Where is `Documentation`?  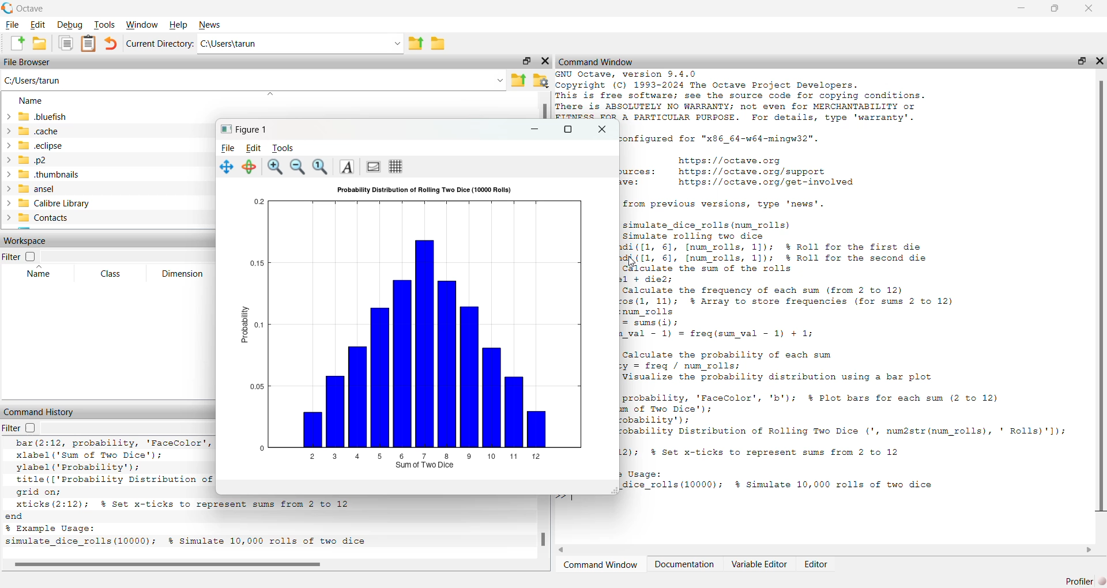
Documentation is located at coordinates (685, 564).